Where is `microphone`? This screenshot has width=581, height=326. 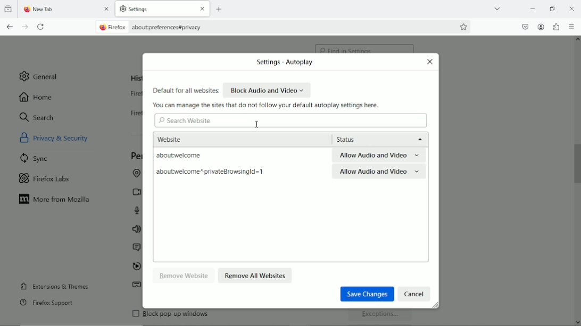 microphone is located at coordinates (138, 210).